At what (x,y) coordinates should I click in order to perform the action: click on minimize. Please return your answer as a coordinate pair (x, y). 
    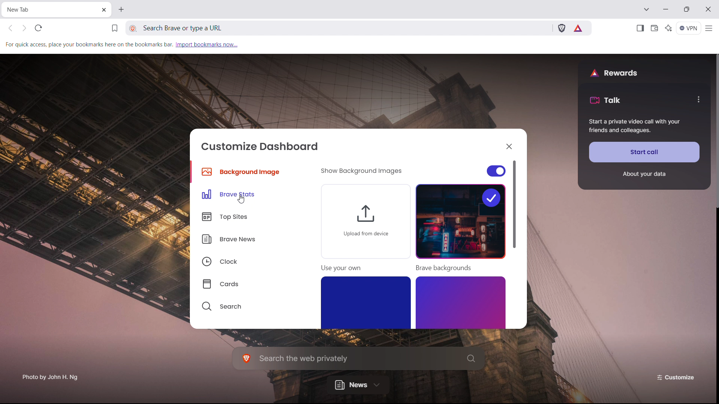
    Looking at the image, I should click on (666, 8).